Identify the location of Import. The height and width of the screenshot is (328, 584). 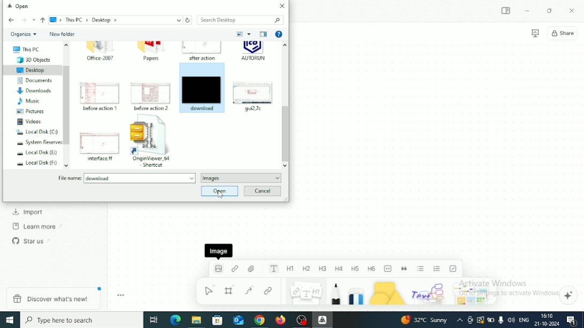
(28, 212).